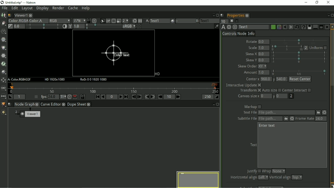 This screenshot has width=334, height=188. Describe the element at coordinates (254, 27) in the screenshot. I see `Text1` at that location.